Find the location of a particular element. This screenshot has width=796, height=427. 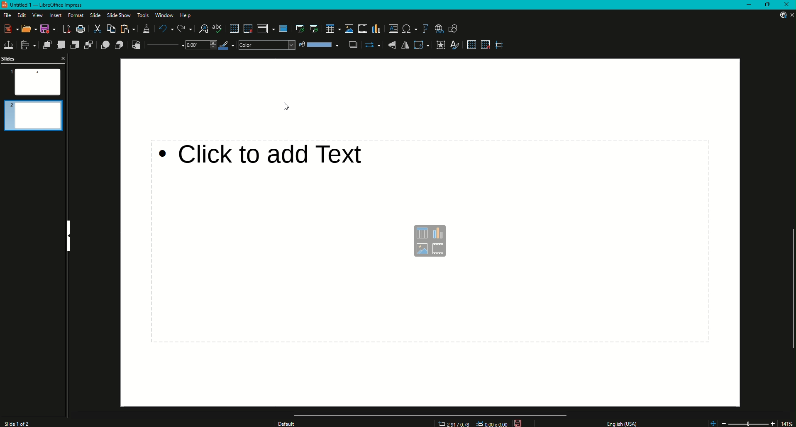

Insert Audio or Video is located at coordinates (362, 27).